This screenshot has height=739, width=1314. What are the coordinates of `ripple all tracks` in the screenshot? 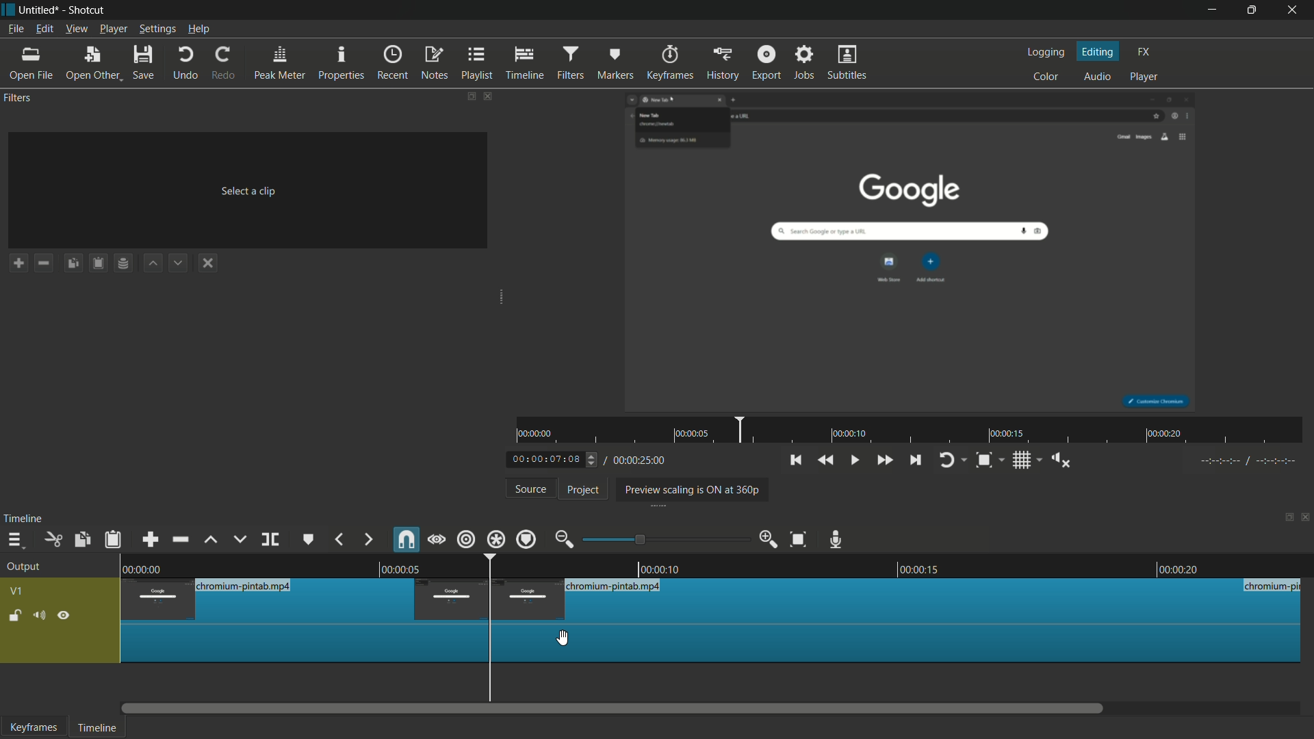 It's located at (495, 539).